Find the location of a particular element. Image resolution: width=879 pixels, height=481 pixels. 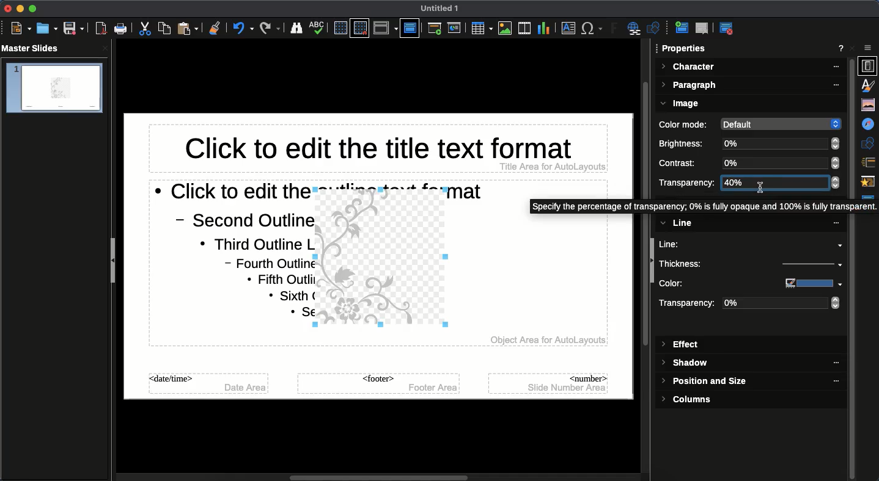

Minimize is located at coordinates (18, 9).